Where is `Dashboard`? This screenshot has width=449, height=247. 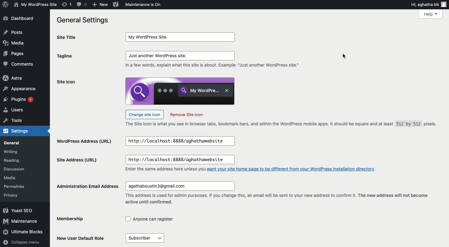
Dashboard is located at coordinates (21, 19).